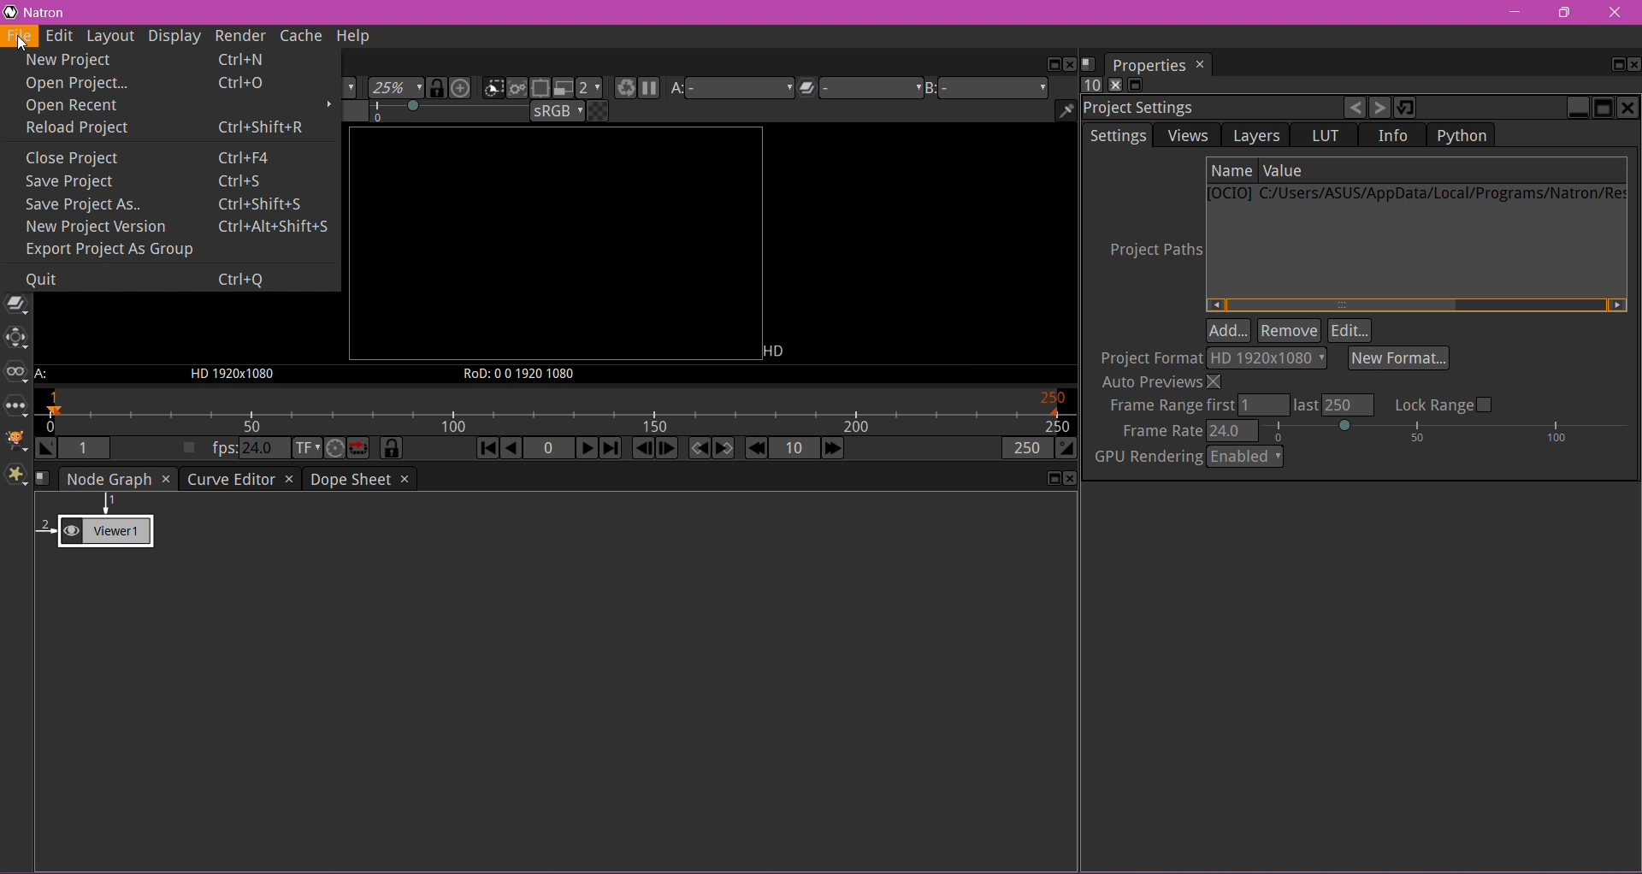 The width and height of the screenshot is (1642, 874). Describe the element at coordinates (487, 450) in the screenshot. I see `First frame` at that location.